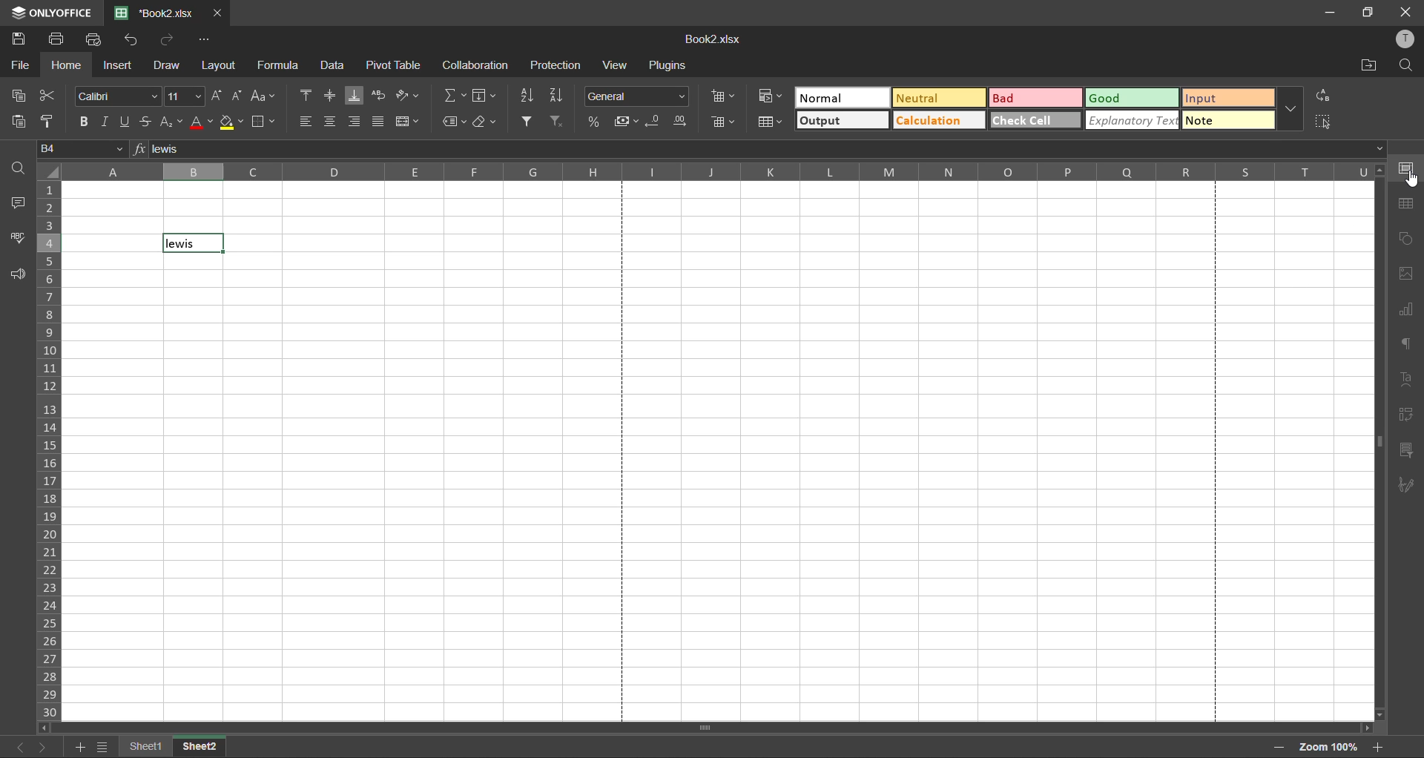 This screenshot has width=1424, height=758. I want to click on column names, so click(719, 171).